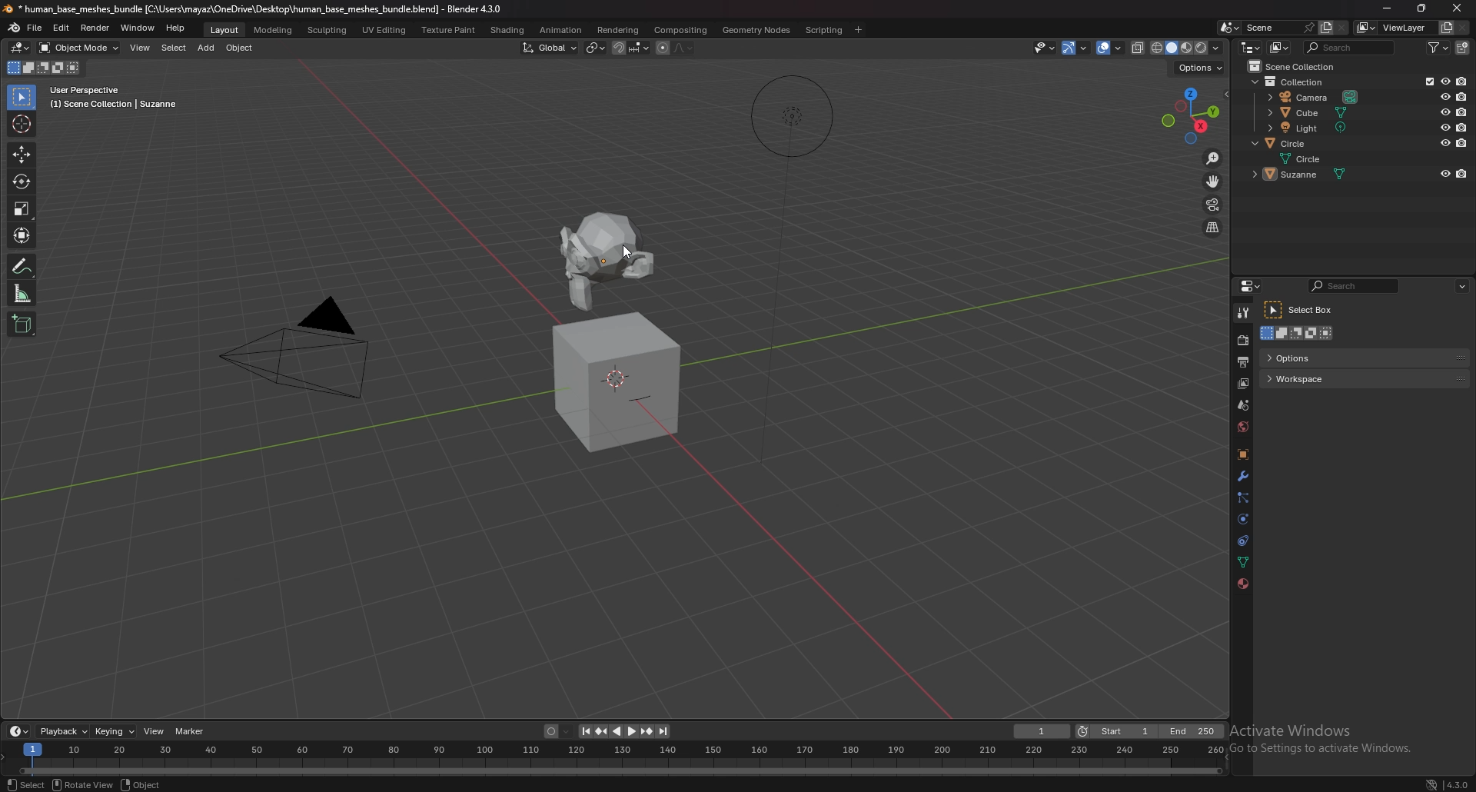 This screenshot has height=792, width=1476. Describe the element at coordinates (1265, 27) in the screenshot. I see `scene` at that location.